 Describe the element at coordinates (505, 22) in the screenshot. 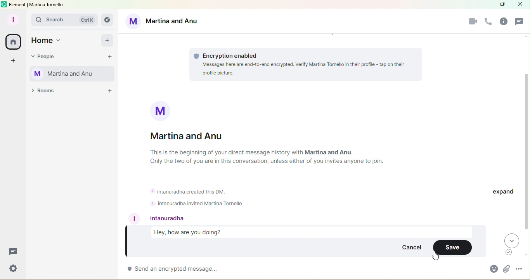

I see `Rooms info` at that location.